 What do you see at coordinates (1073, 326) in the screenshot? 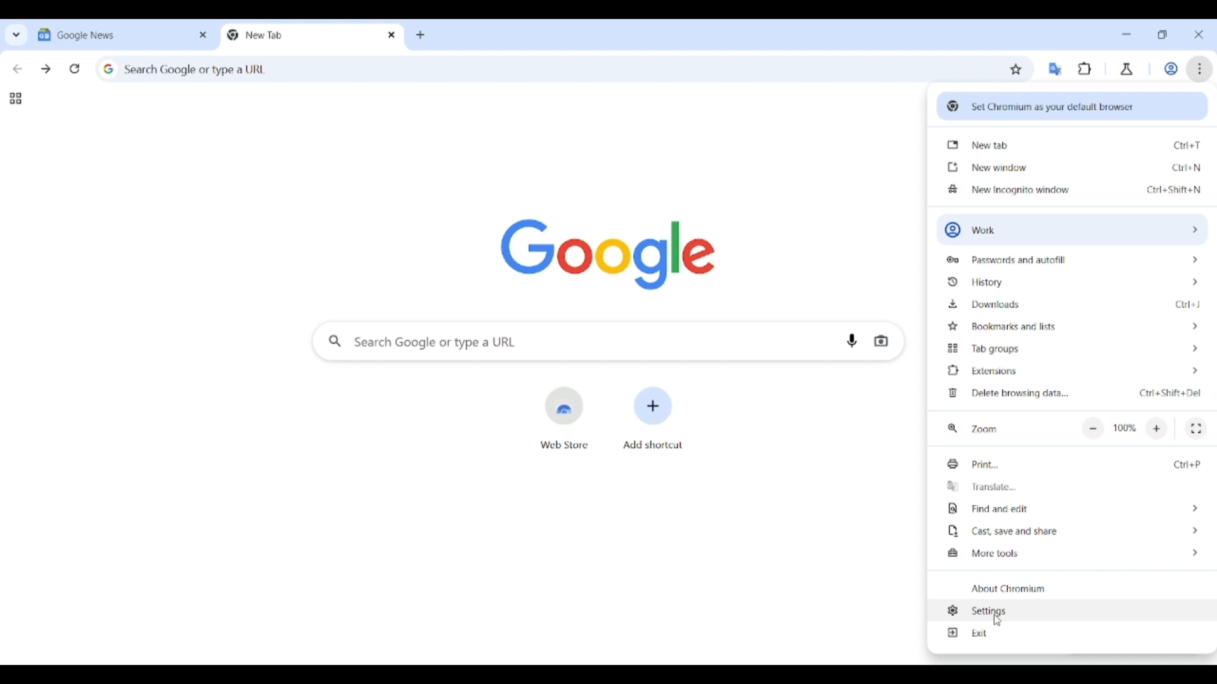
I see `Bookmark and list options` at bounding box center [1073, 326].